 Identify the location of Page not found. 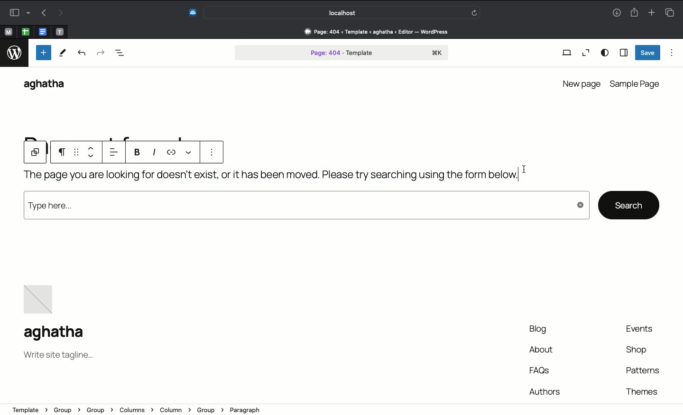
(268, 178).